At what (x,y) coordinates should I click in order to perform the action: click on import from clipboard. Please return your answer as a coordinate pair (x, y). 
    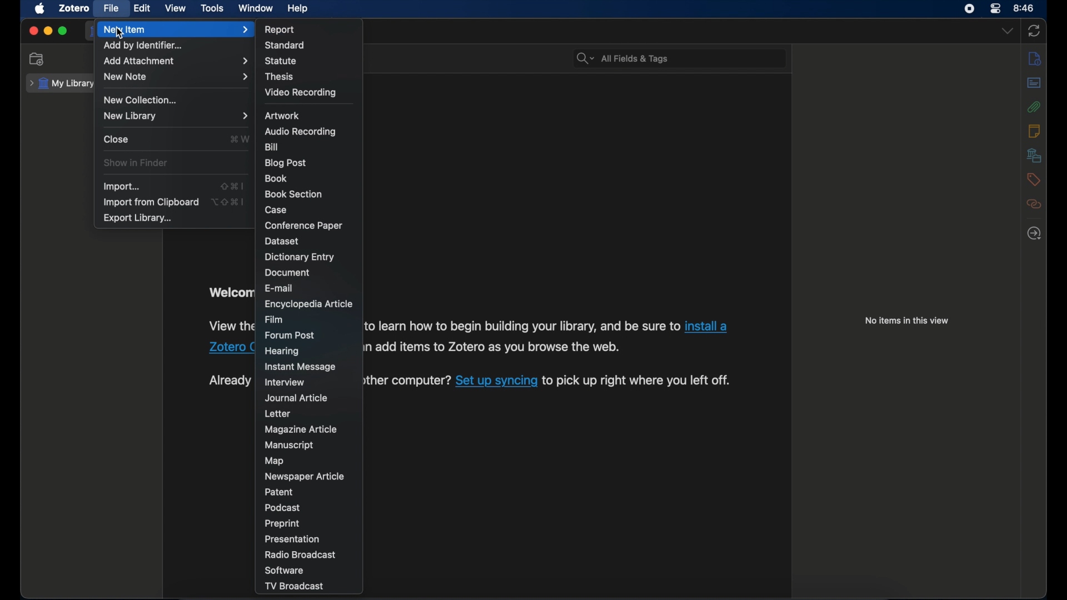
    Looking at the image, I should click on (150, 202).